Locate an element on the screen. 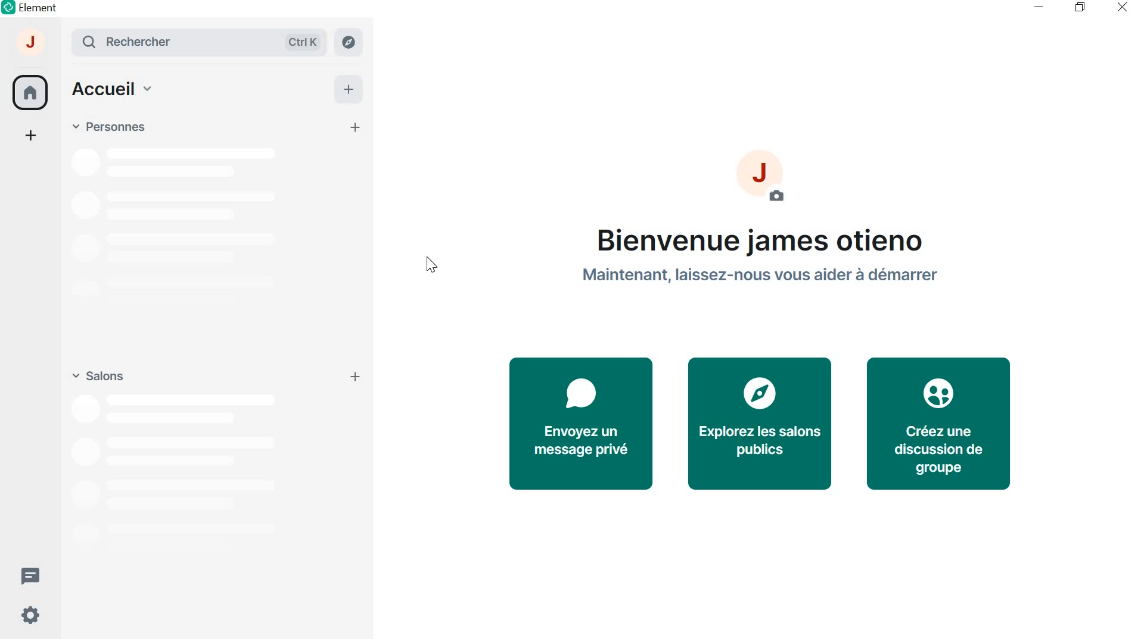 The width and height of the screenshot is (1144, 639). ADD ROOMS is located at coordinates (357, 377).